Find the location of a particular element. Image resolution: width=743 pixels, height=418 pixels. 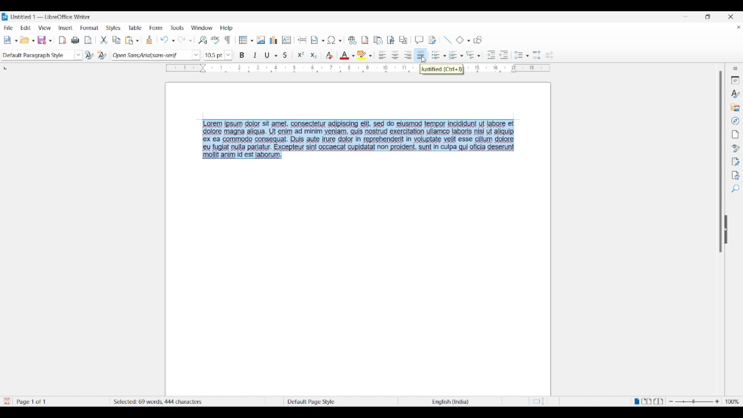

File is located at coordinates (9, 27).